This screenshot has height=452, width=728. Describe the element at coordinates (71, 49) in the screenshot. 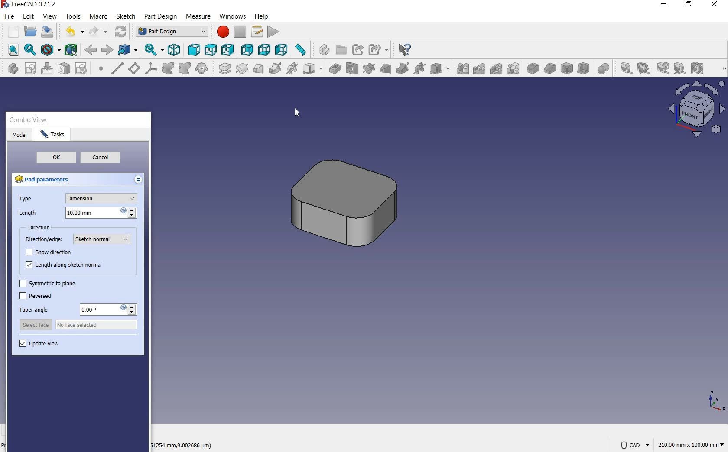

I see `bounding box` at that location.